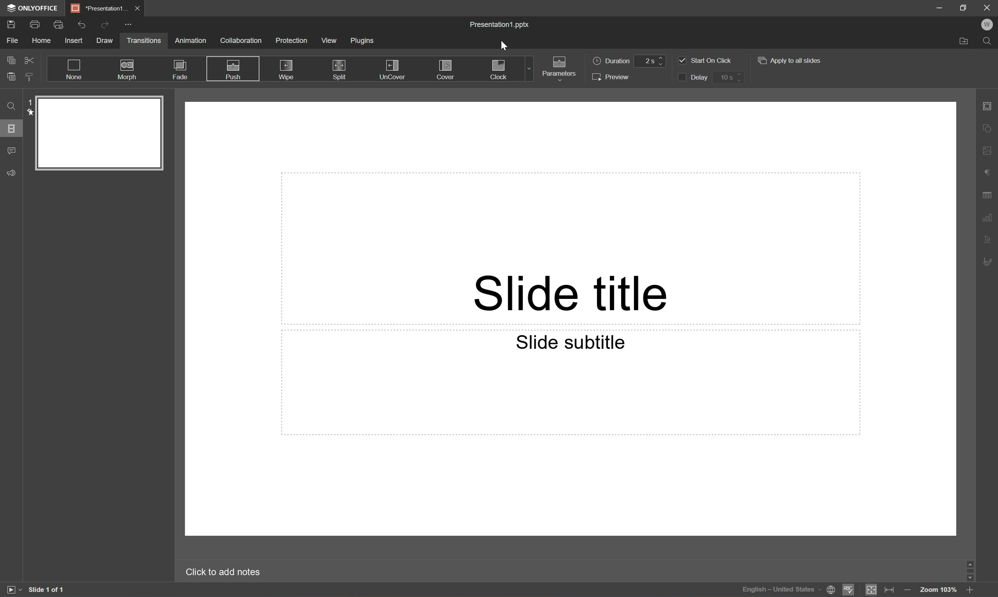 This screenshot has width=998, height=597. Describe the element at coordinates (778, 590) in the screenshot. I see `` at that location.